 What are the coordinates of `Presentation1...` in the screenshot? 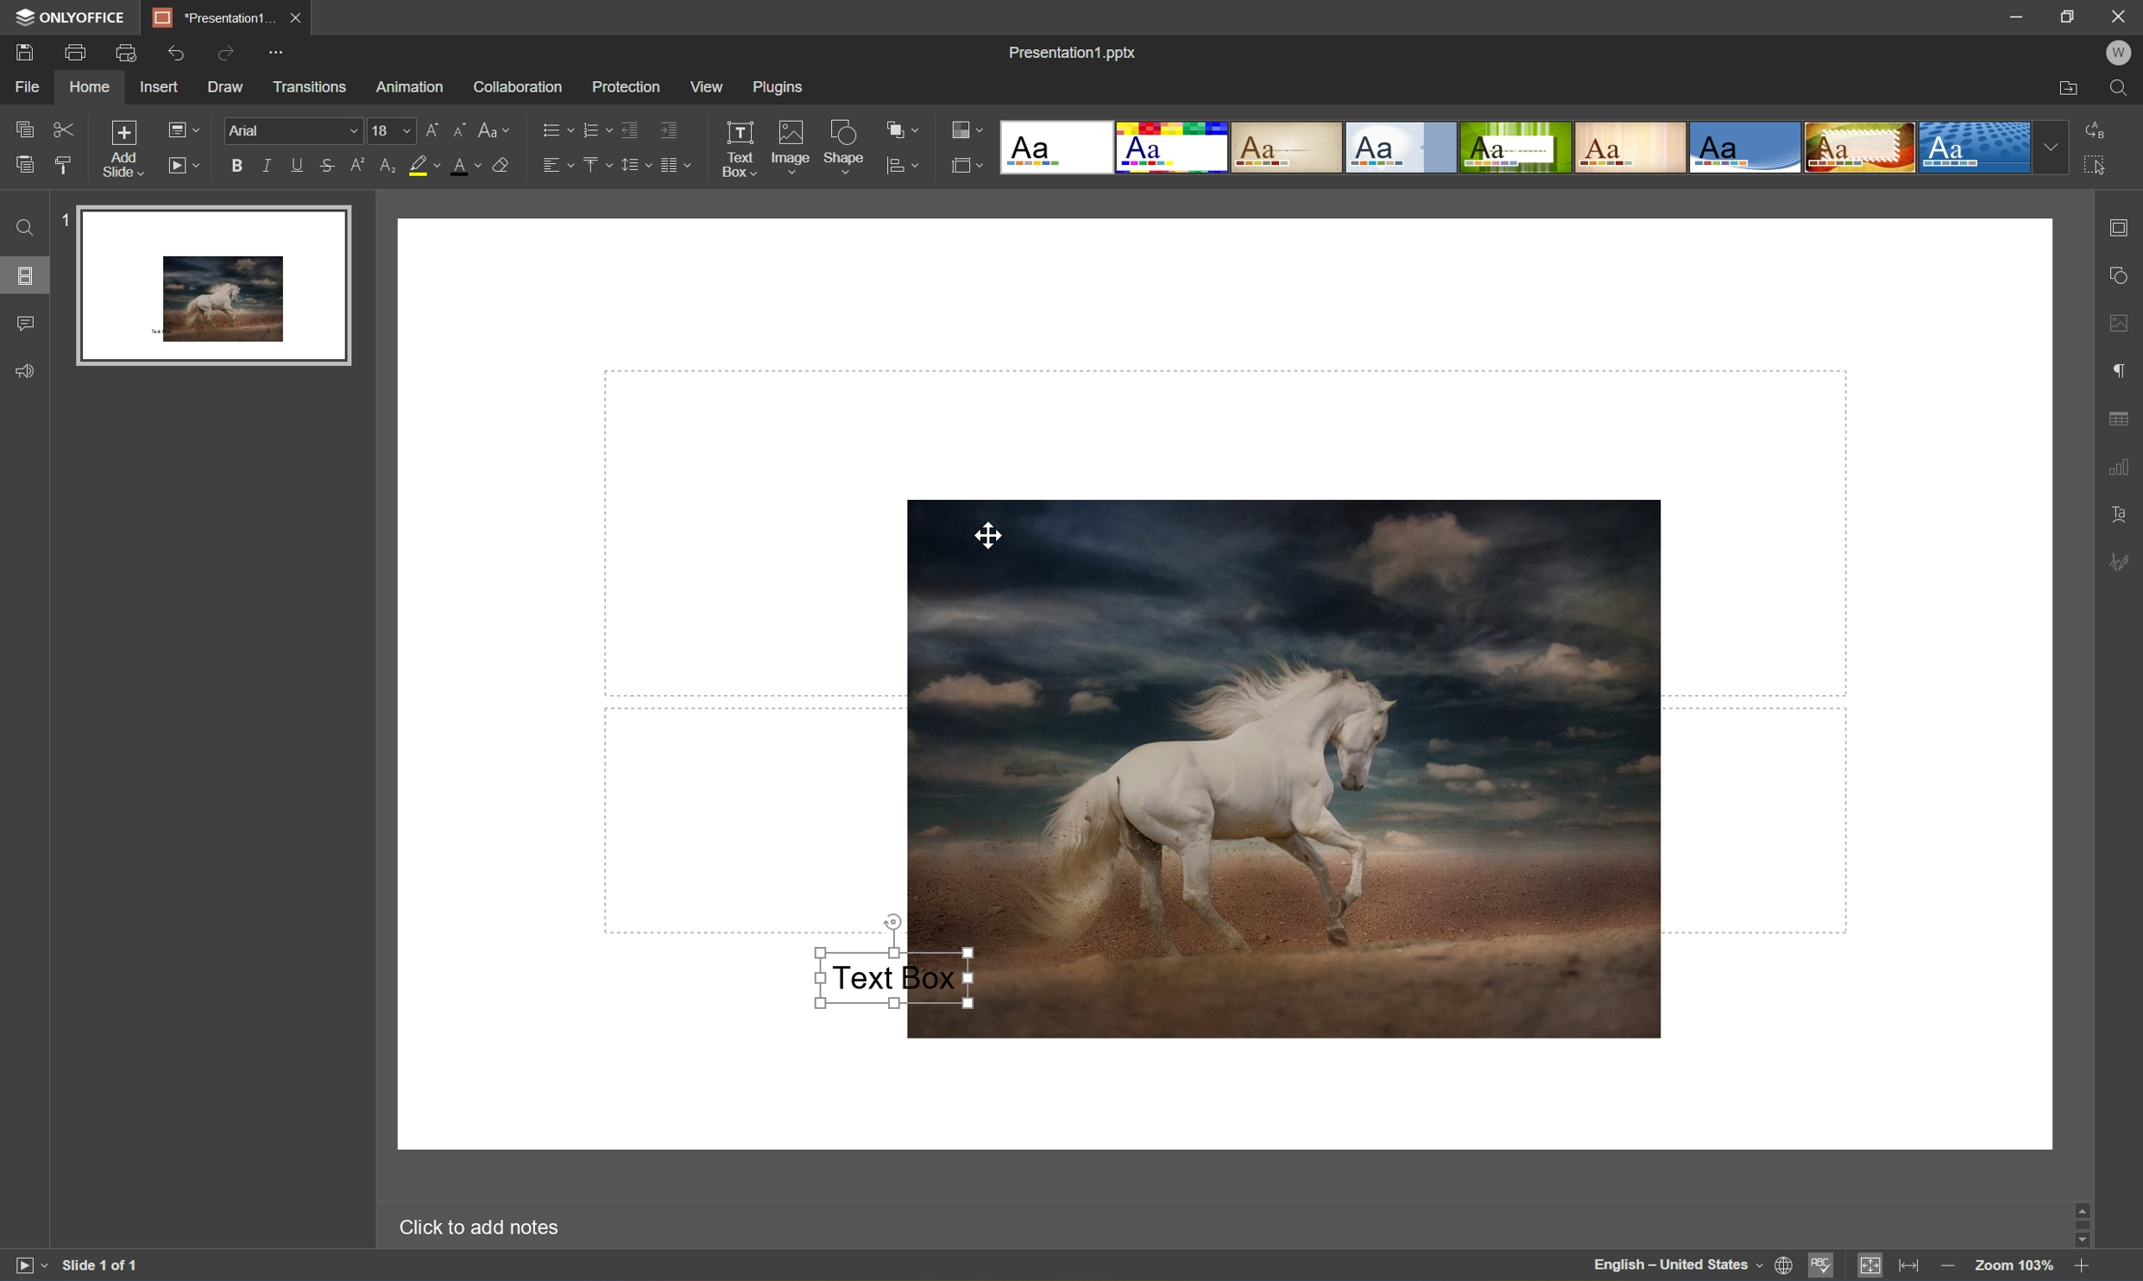 It's located at (211, 17).